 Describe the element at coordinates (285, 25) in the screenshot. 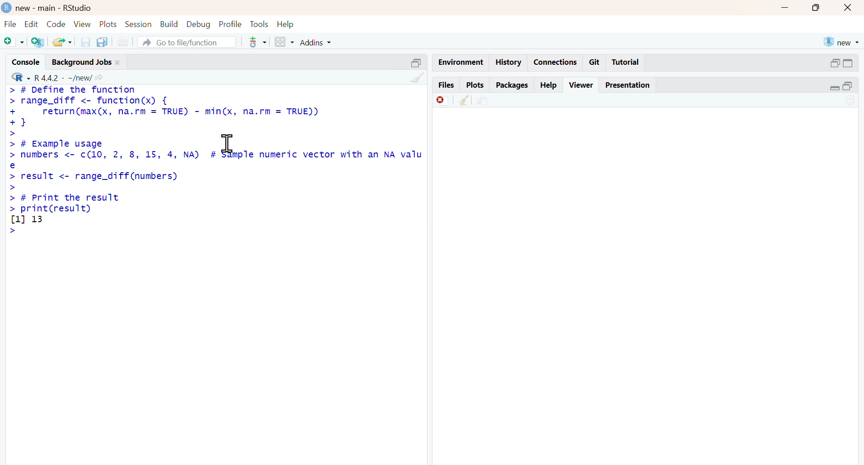

I see `help` at that location.